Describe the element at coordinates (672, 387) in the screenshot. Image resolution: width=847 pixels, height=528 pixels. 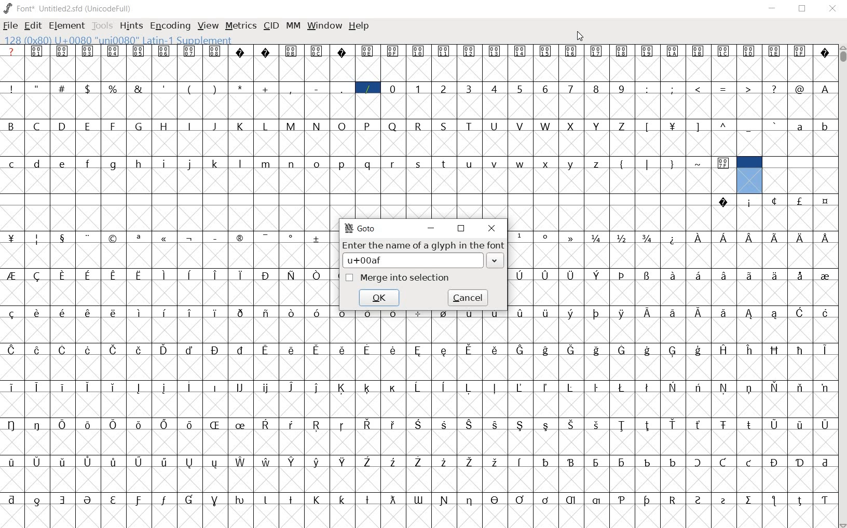
I see `Symbol` at that location.